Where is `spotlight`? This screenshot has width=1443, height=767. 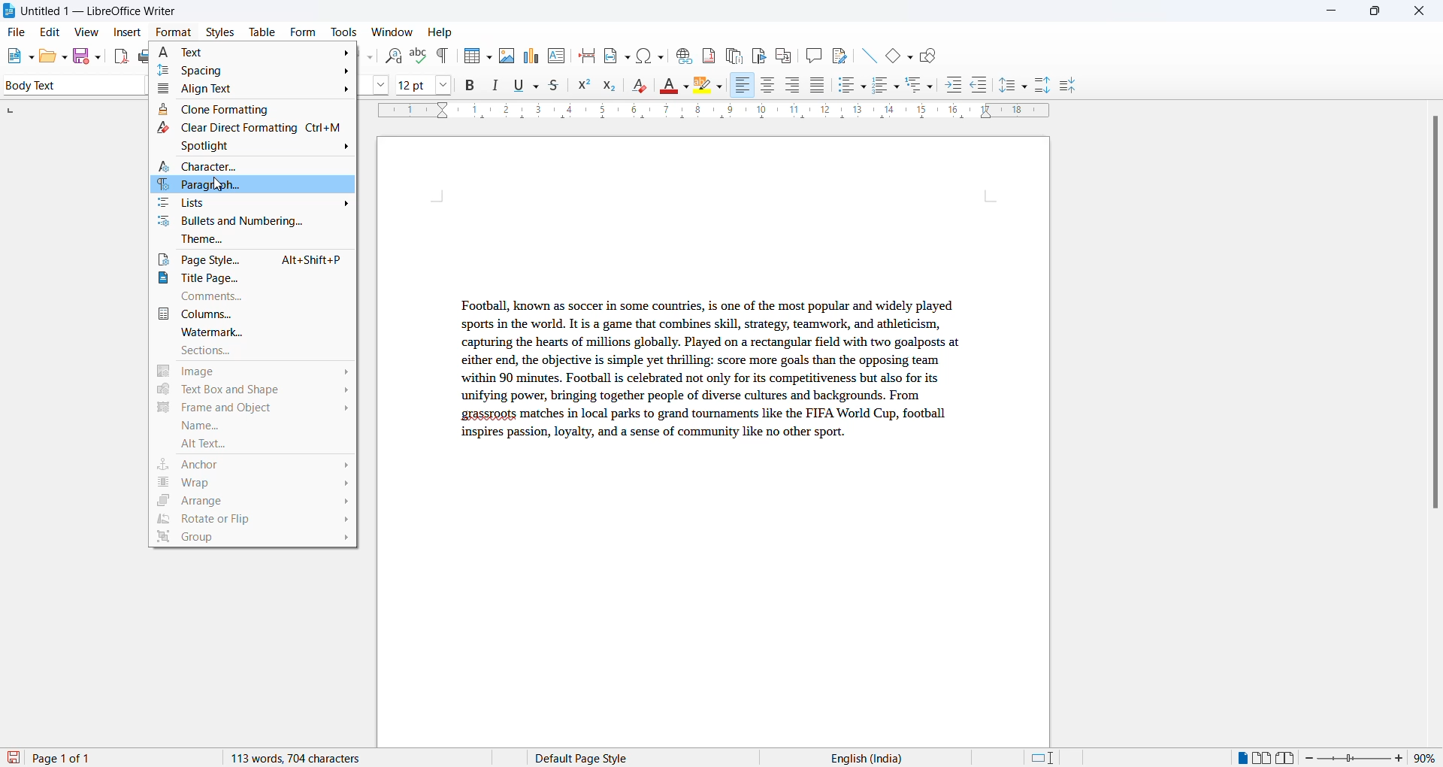
spotlight is located at coordinates (251, 149).